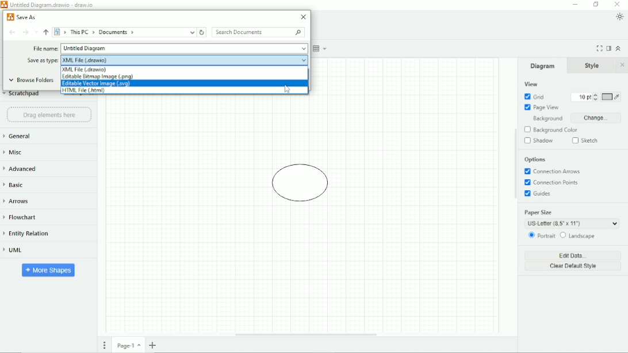 The width and height of the screenshot is (628, 353). I want to click on Pages, so click(105, 346).